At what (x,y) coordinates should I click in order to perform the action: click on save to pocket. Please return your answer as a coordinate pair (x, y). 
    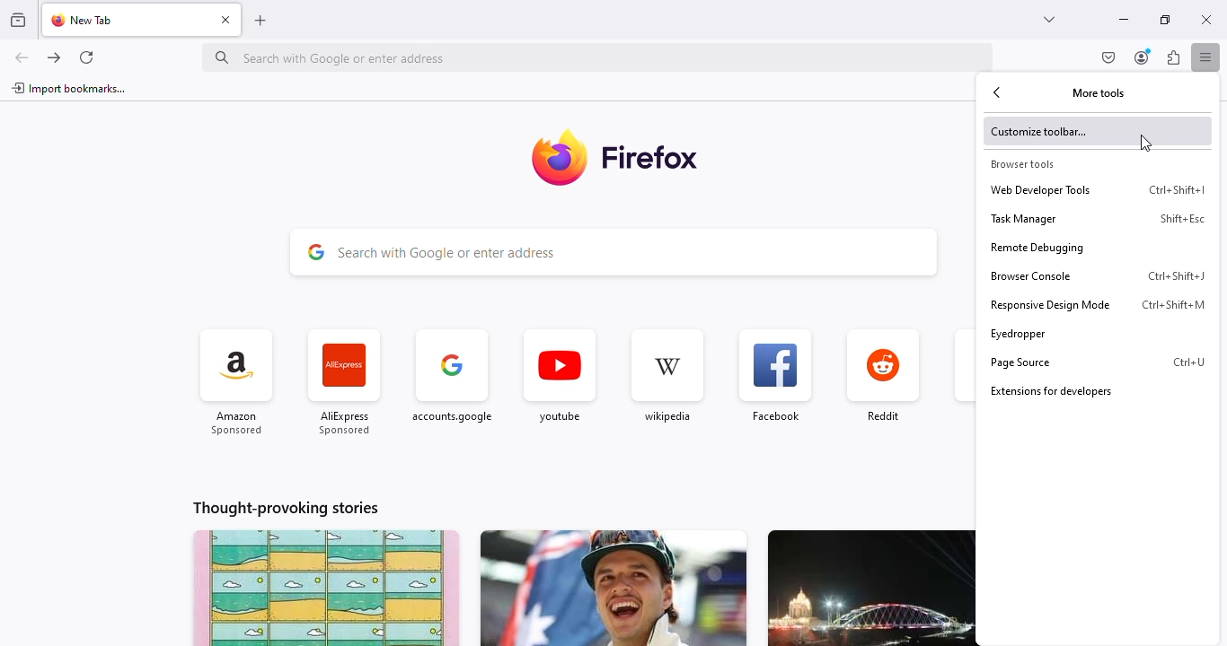
    Looking at the image, I should click on (1109, 57).